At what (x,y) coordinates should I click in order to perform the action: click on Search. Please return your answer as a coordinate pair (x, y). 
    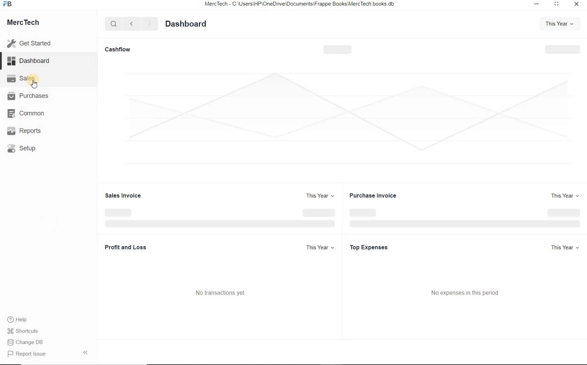
    Looking at the image, I should click on (114, 24).